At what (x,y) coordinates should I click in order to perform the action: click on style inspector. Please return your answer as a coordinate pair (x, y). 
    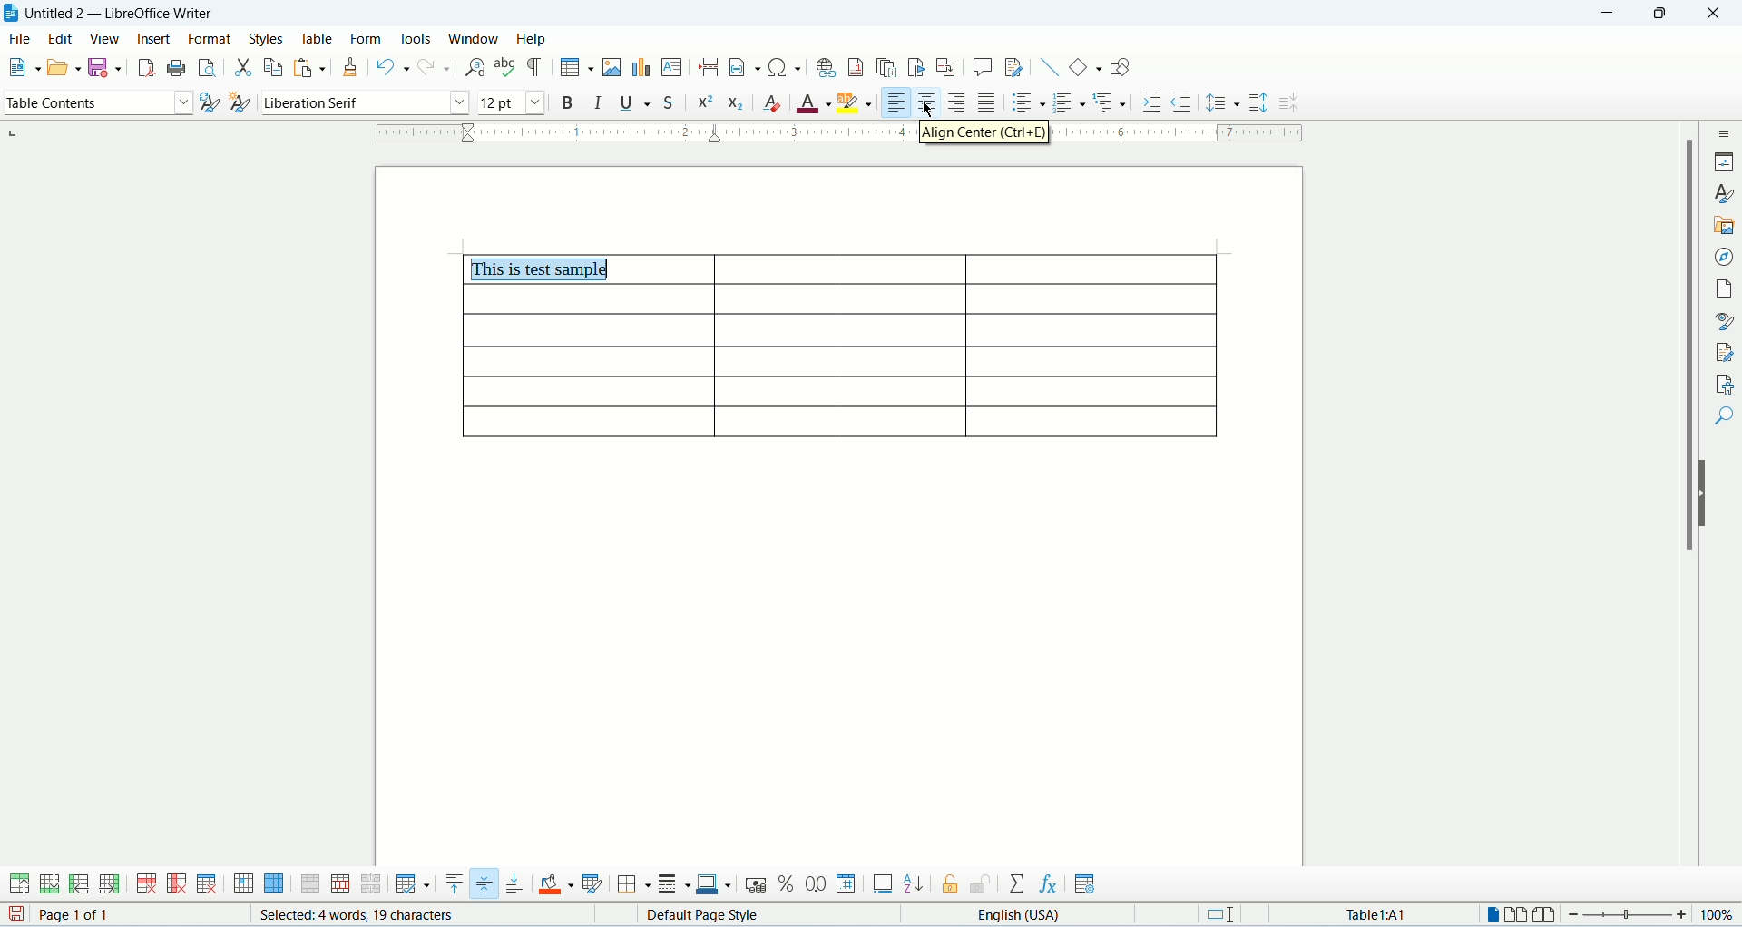
    Looking at the image, I should click on (1726, 320).